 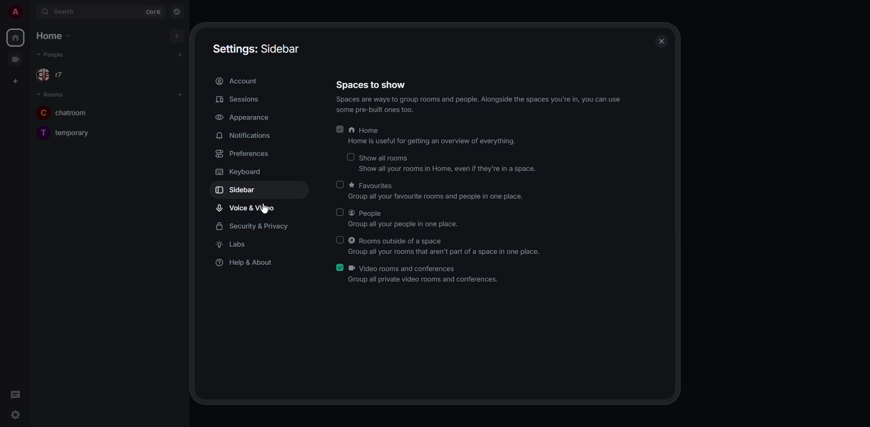 I want to click on video room, so click(x=16, y=59).